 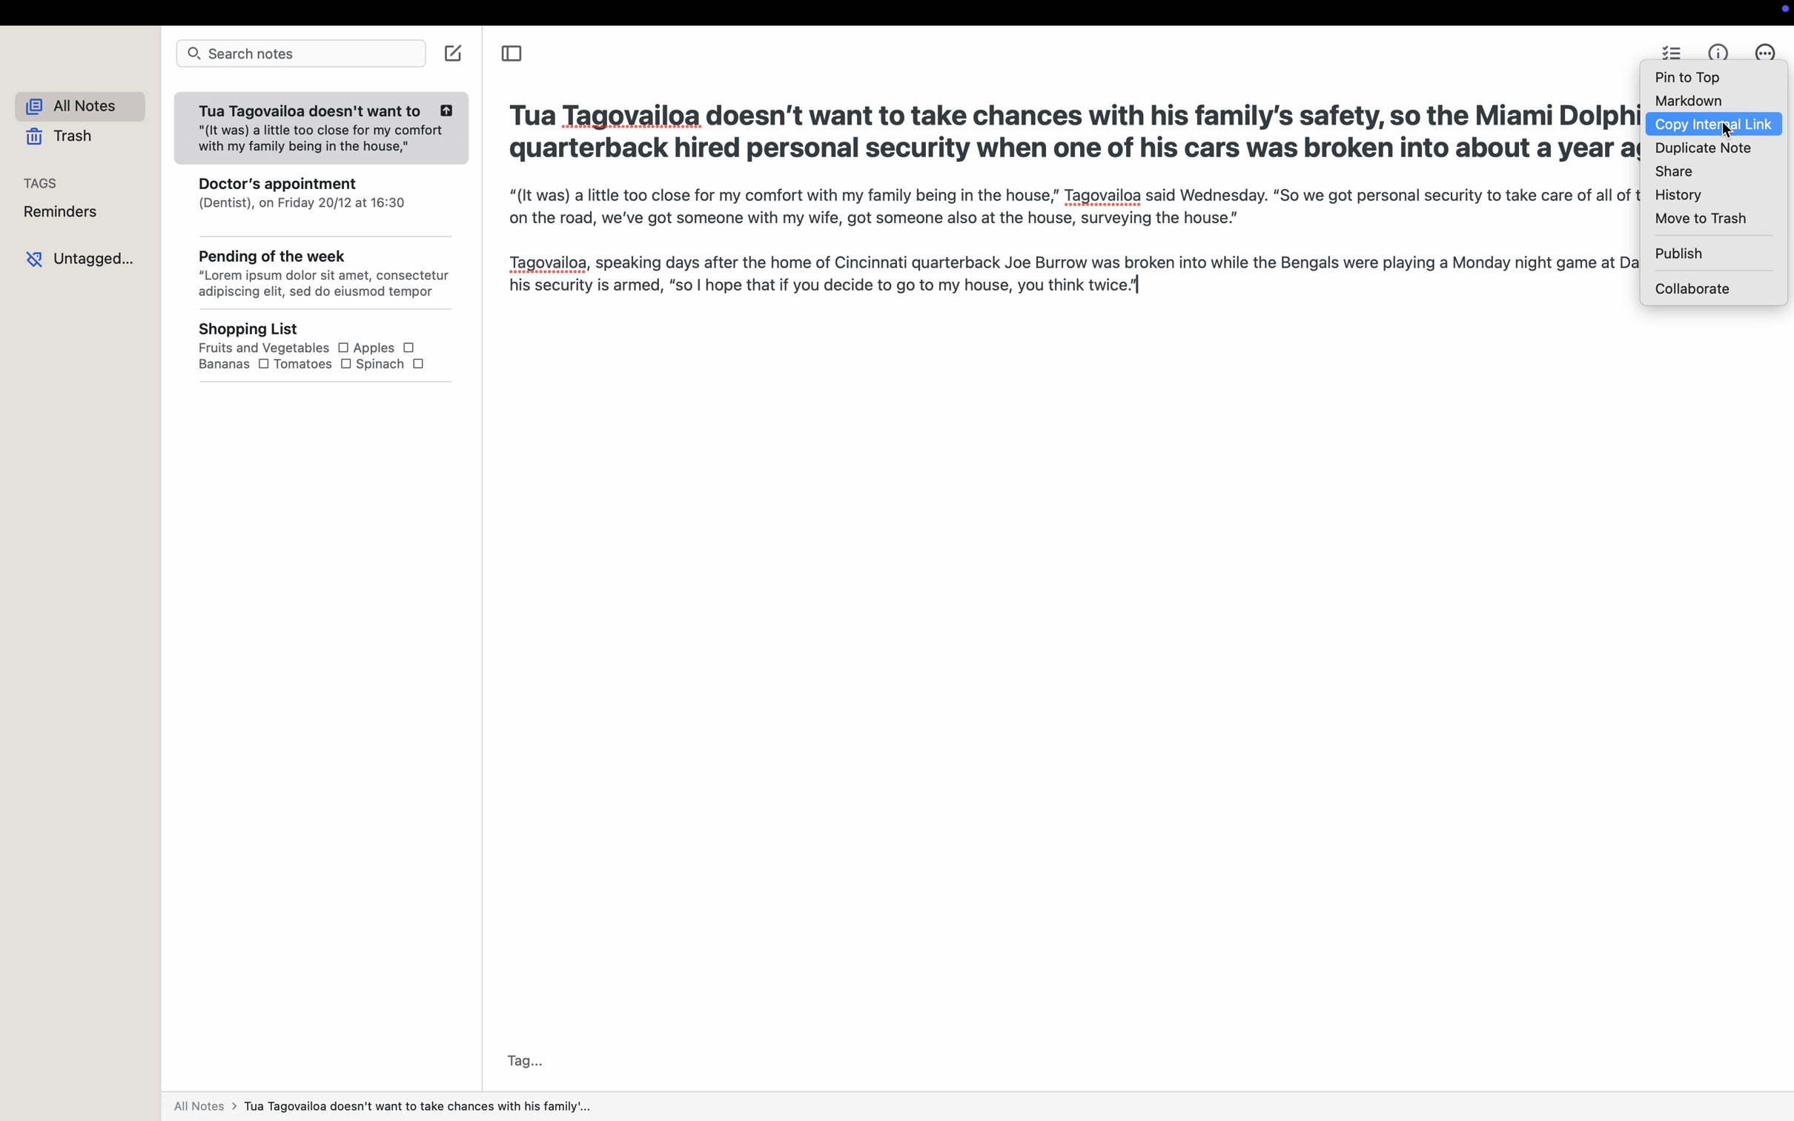 What do you see at coordinates (1781, 11) in the screenshot?
I see `screen controls` at bounding box center [1781, 11].